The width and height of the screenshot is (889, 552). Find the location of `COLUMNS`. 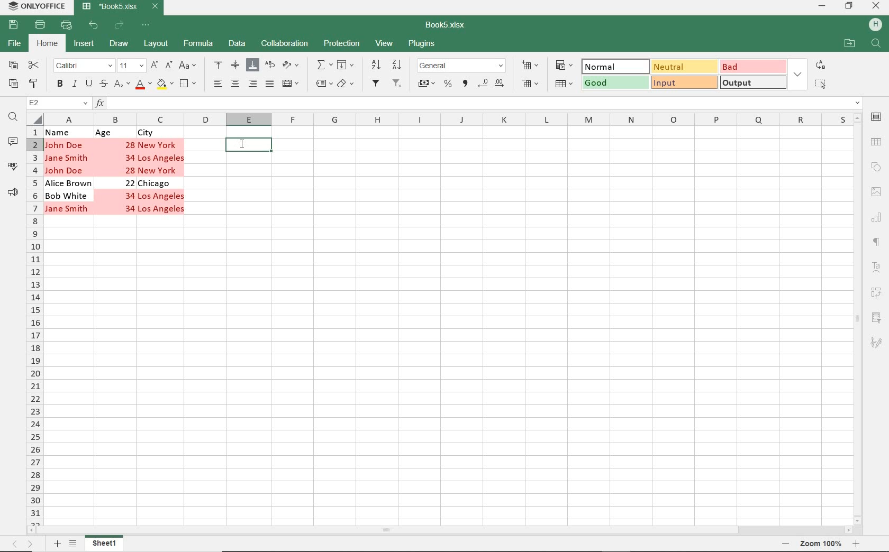

COLUMNS is located at coordinates (447, 119).